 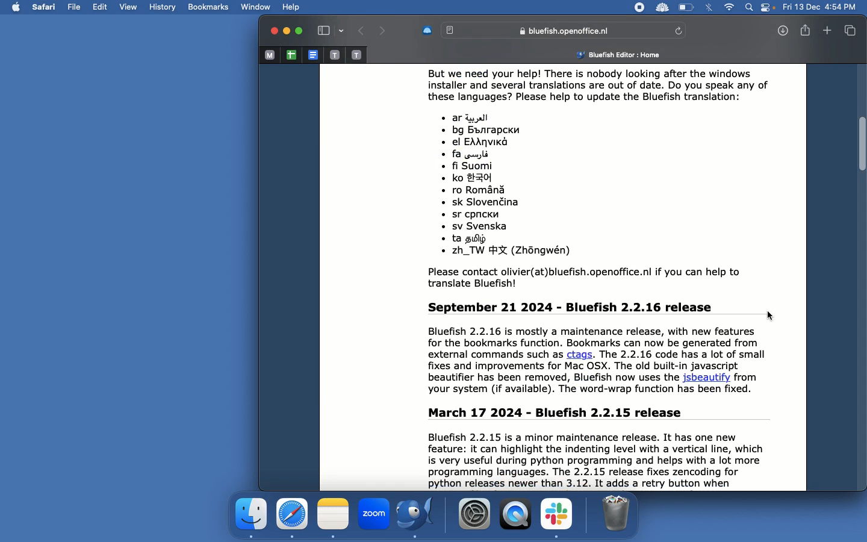 What do you see at coordinates (544, 187) in the screenshot?
I see `different languages` at bounding box center [544, 187].